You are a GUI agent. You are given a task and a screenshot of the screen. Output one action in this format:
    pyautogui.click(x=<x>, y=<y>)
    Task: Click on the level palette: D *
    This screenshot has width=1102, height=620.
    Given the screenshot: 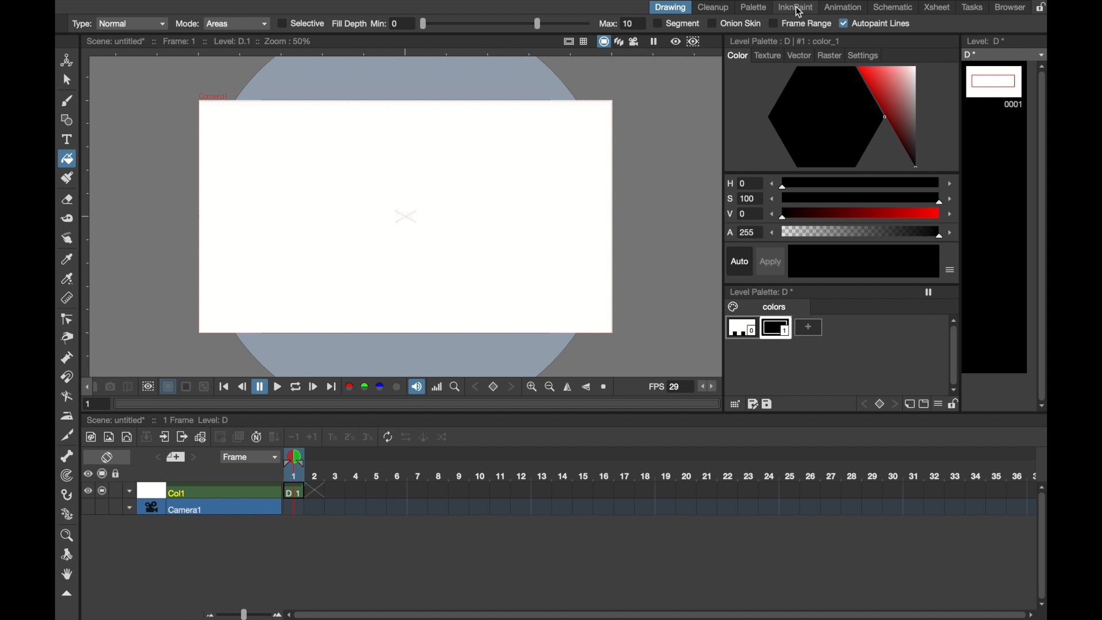 What is the action you would take?
    pyautogui.click(x=761, y=291)
    